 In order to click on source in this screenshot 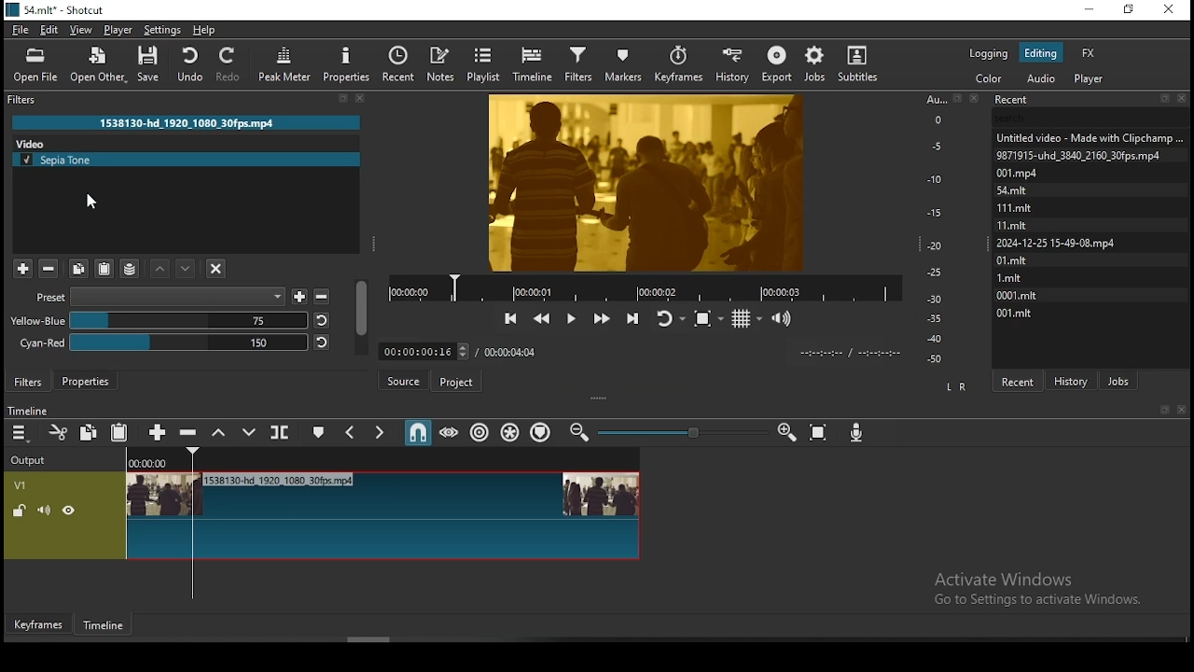, I will do `click(404, 381)`.